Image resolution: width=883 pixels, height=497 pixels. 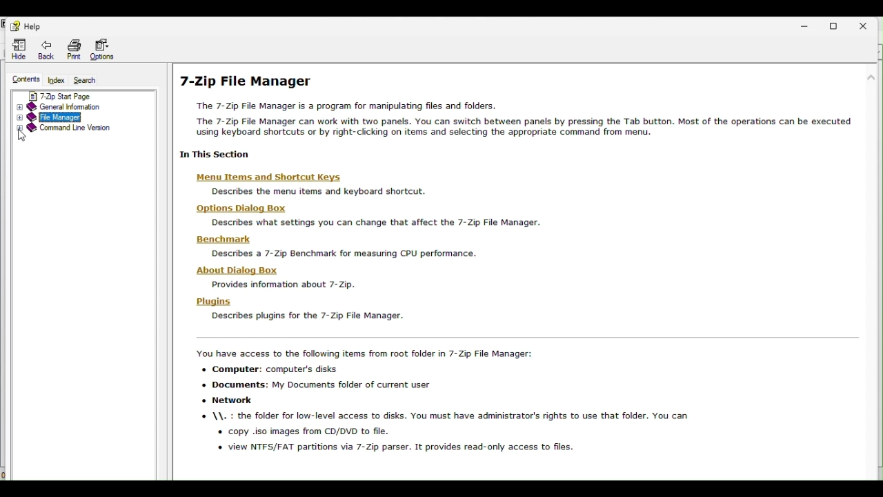 What do you see at coordinates (72, 48) in the screenshot?
I see `print` at bounding box center [72, 48].